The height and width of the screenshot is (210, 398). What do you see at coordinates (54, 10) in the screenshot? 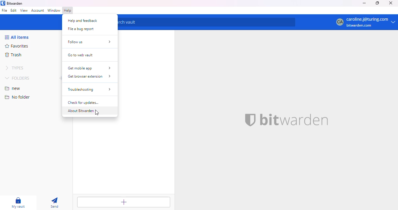
I see `window` at bounding box center [54, 10].